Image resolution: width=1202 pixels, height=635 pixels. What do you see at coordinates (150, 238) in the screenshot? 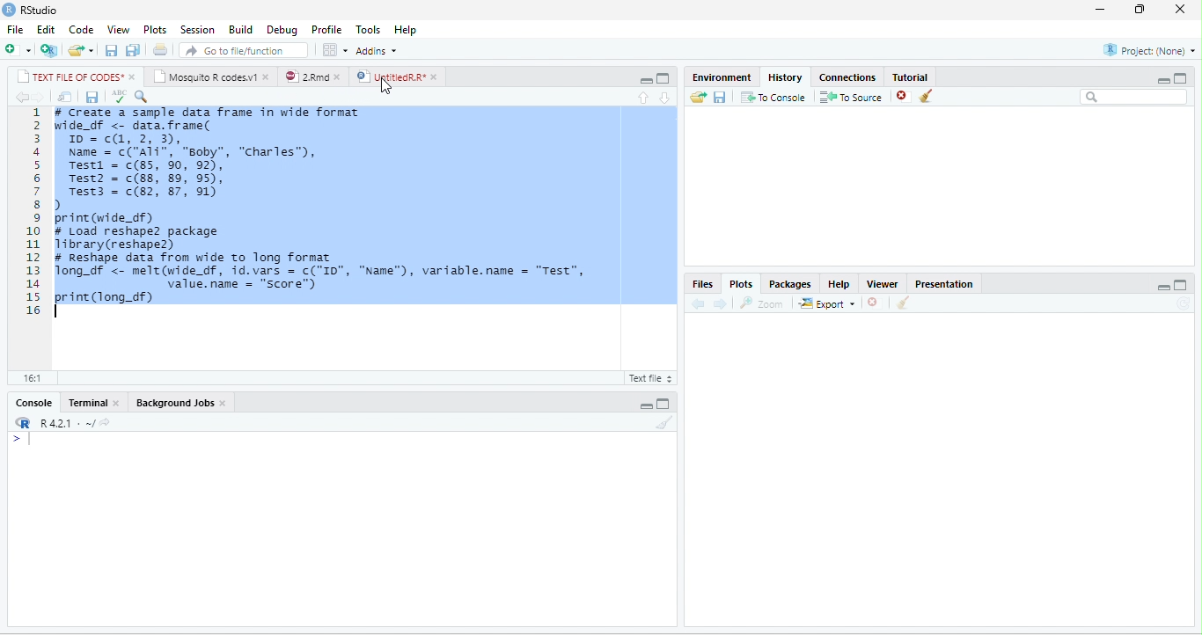
I see `# Load reshape2 package Library(reshape2)` at bounding box center [150, 238].